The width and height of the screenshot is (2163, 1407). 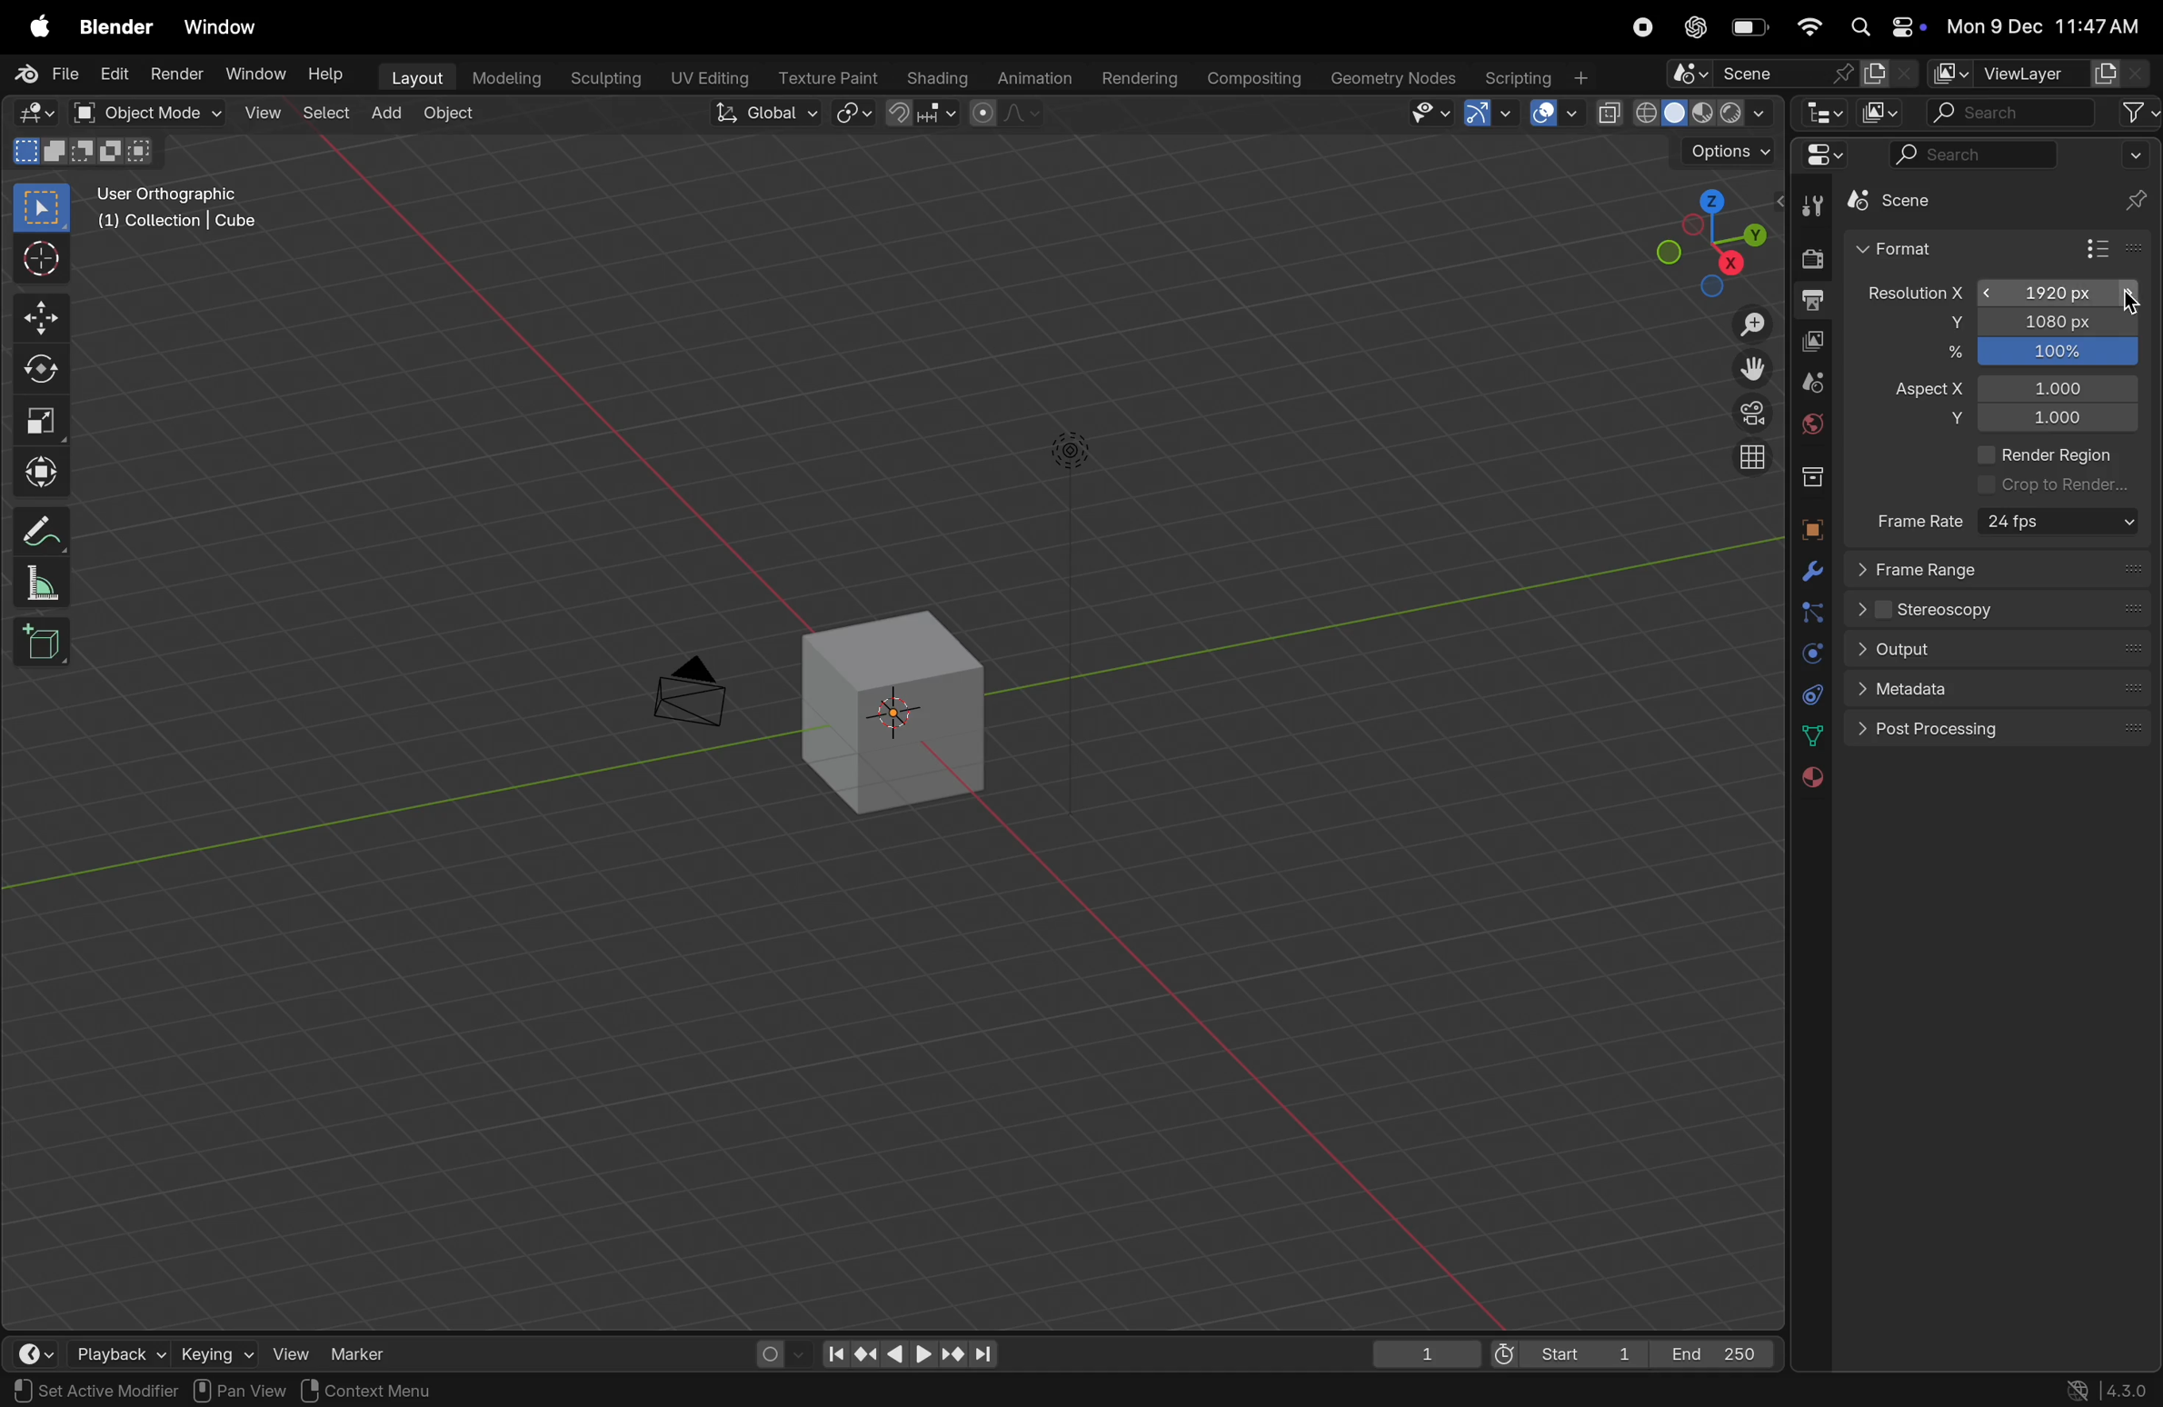 I want to click on add, so click(x=384, y=115).